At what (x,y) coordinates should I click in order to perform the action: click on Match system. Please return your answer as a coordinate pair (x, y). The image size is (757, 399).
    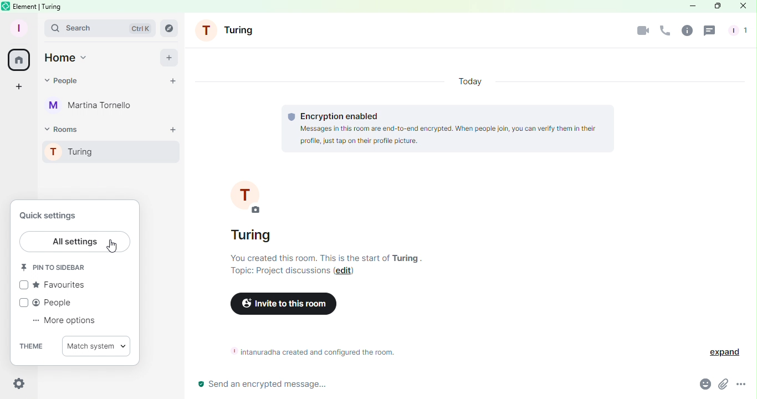
    Looking at the image, I should click on (95, 347).